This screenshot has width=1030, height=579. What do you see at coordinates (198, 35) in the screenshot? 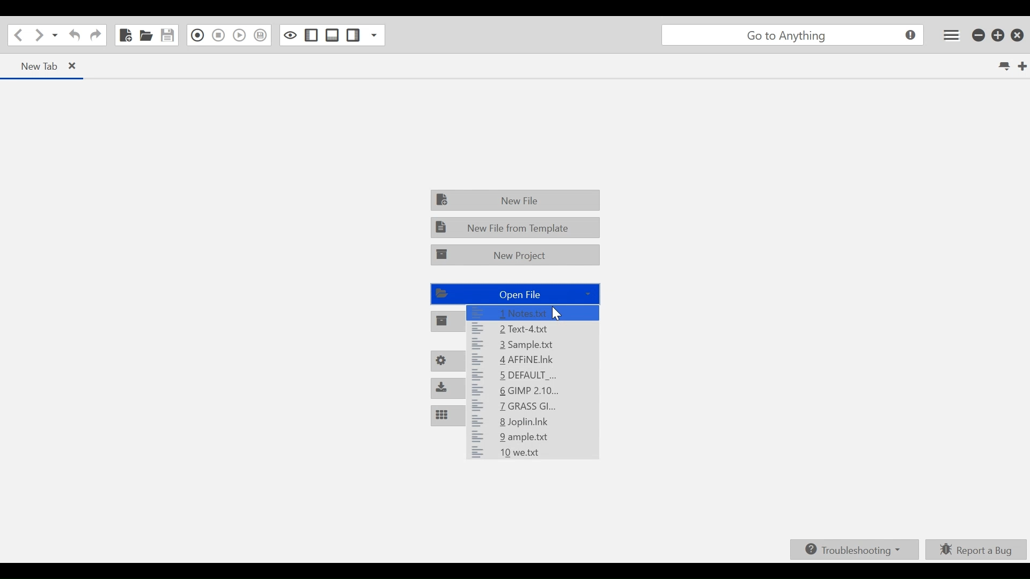
I see `Recording in Macro` at bounding box center [198, 35].